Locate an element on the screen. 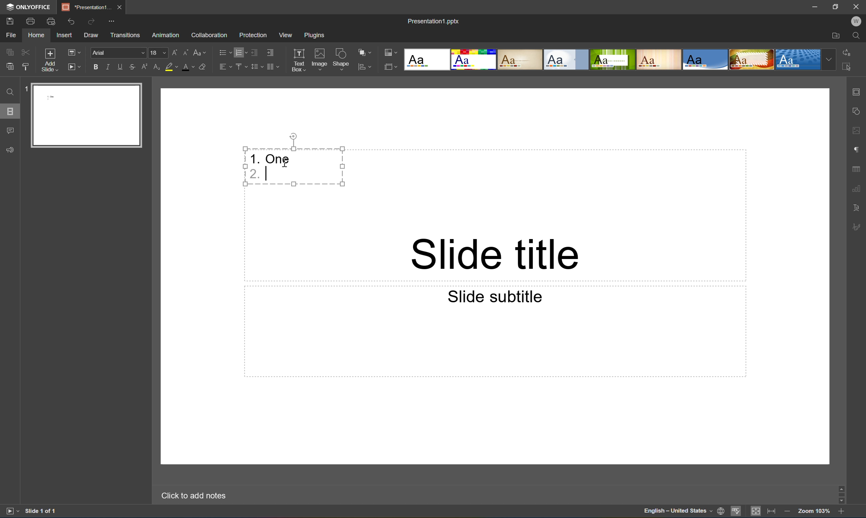 The image size is (866, 518). Collaboration is located at coordinates (211, 36).